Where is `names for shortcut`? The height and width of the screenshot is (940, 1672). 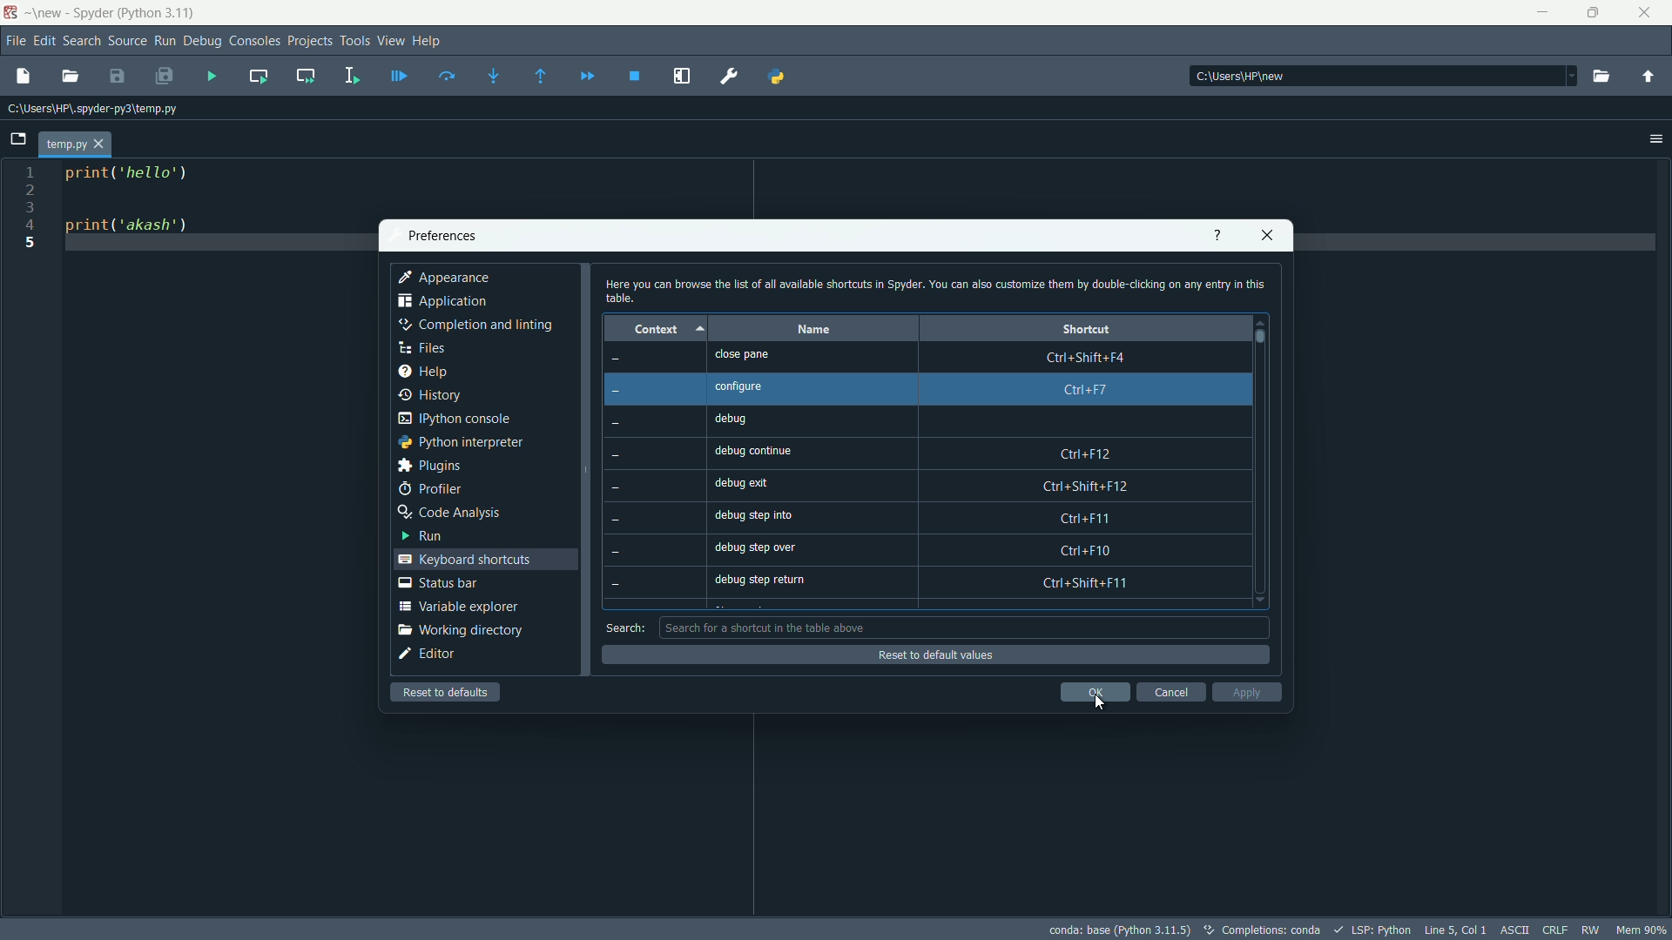
names for shortcut is located at coordinates (772, 467).